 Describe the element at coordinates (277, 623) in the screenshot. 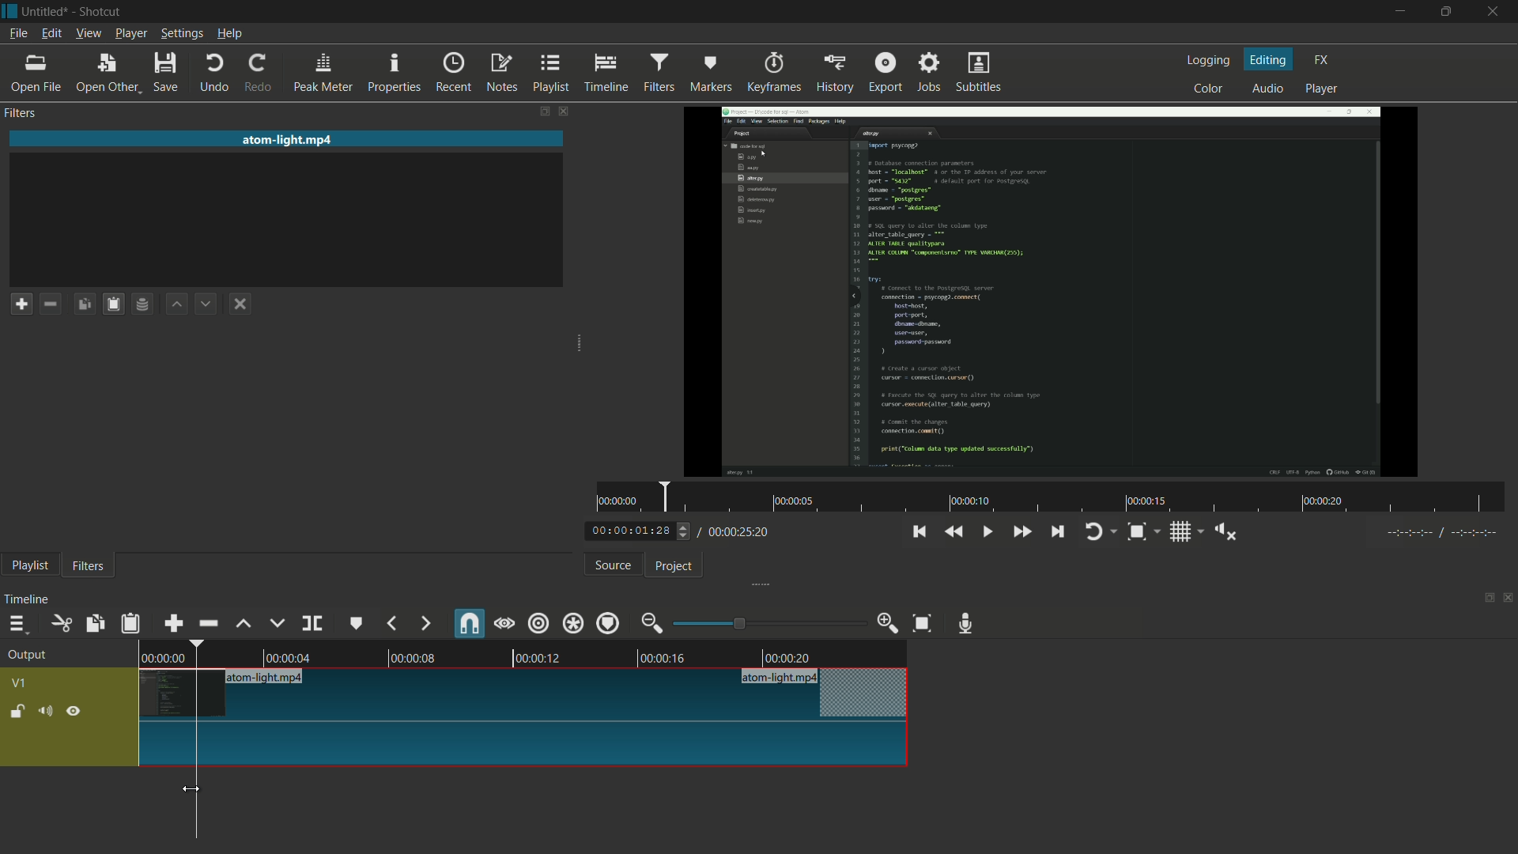

I see `overwrite` at that location.